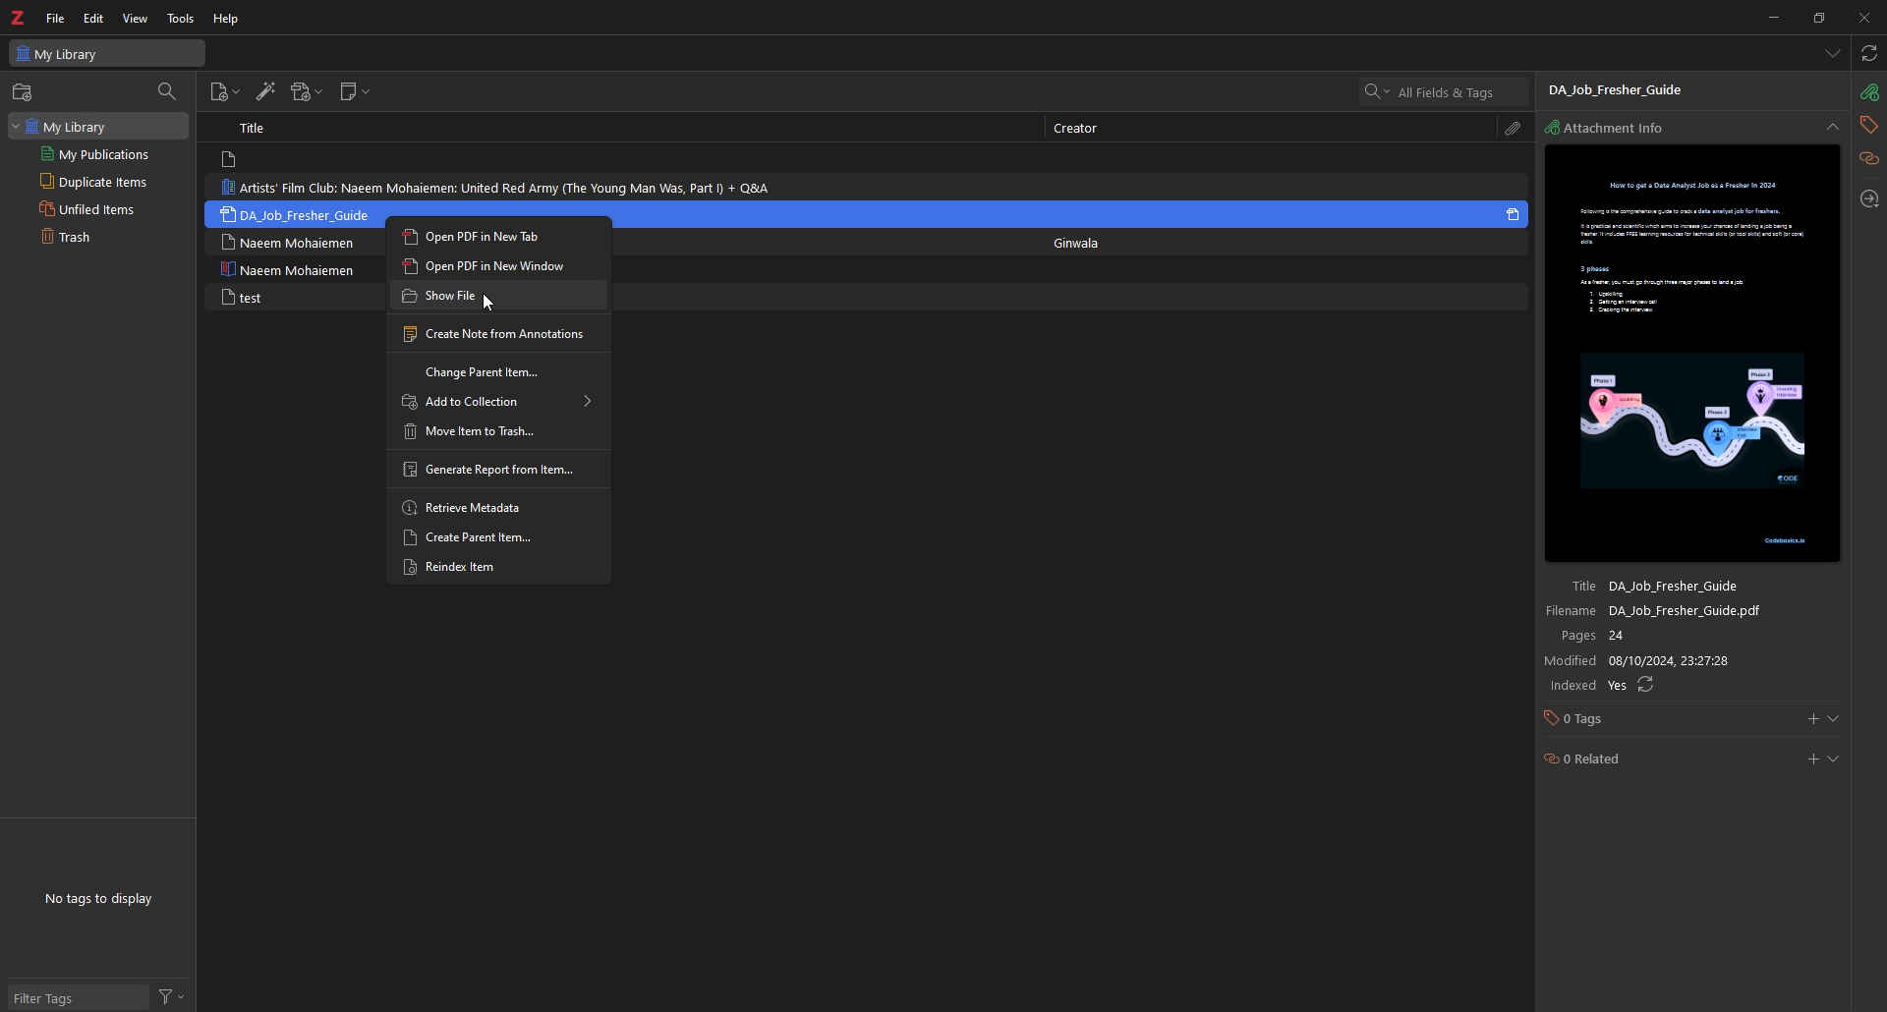  I want to click on title, so click(1678, 585).